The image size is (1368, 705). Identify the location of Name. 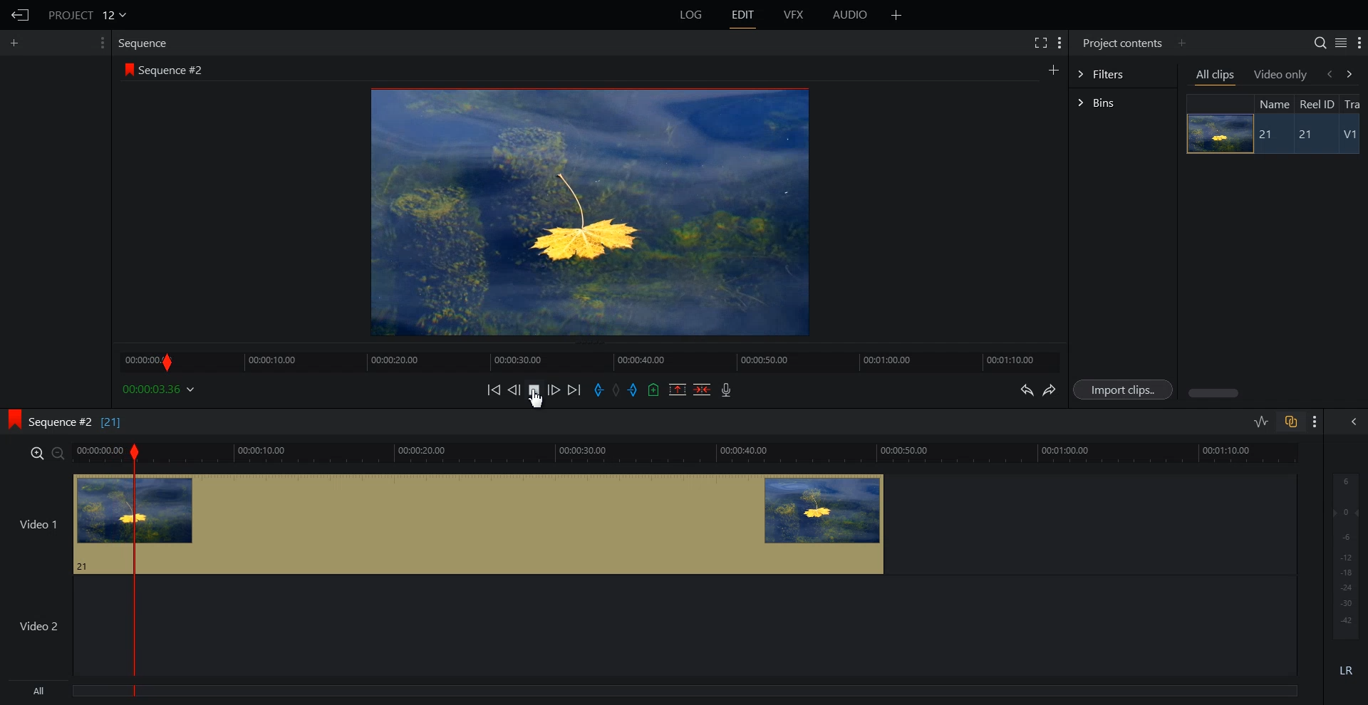
(1273, 103).